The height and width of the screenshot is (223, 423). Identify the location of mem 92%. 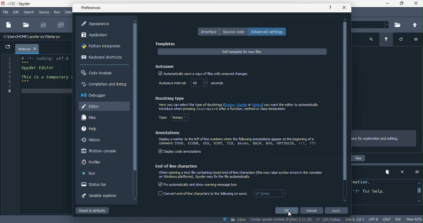
(415, 219).